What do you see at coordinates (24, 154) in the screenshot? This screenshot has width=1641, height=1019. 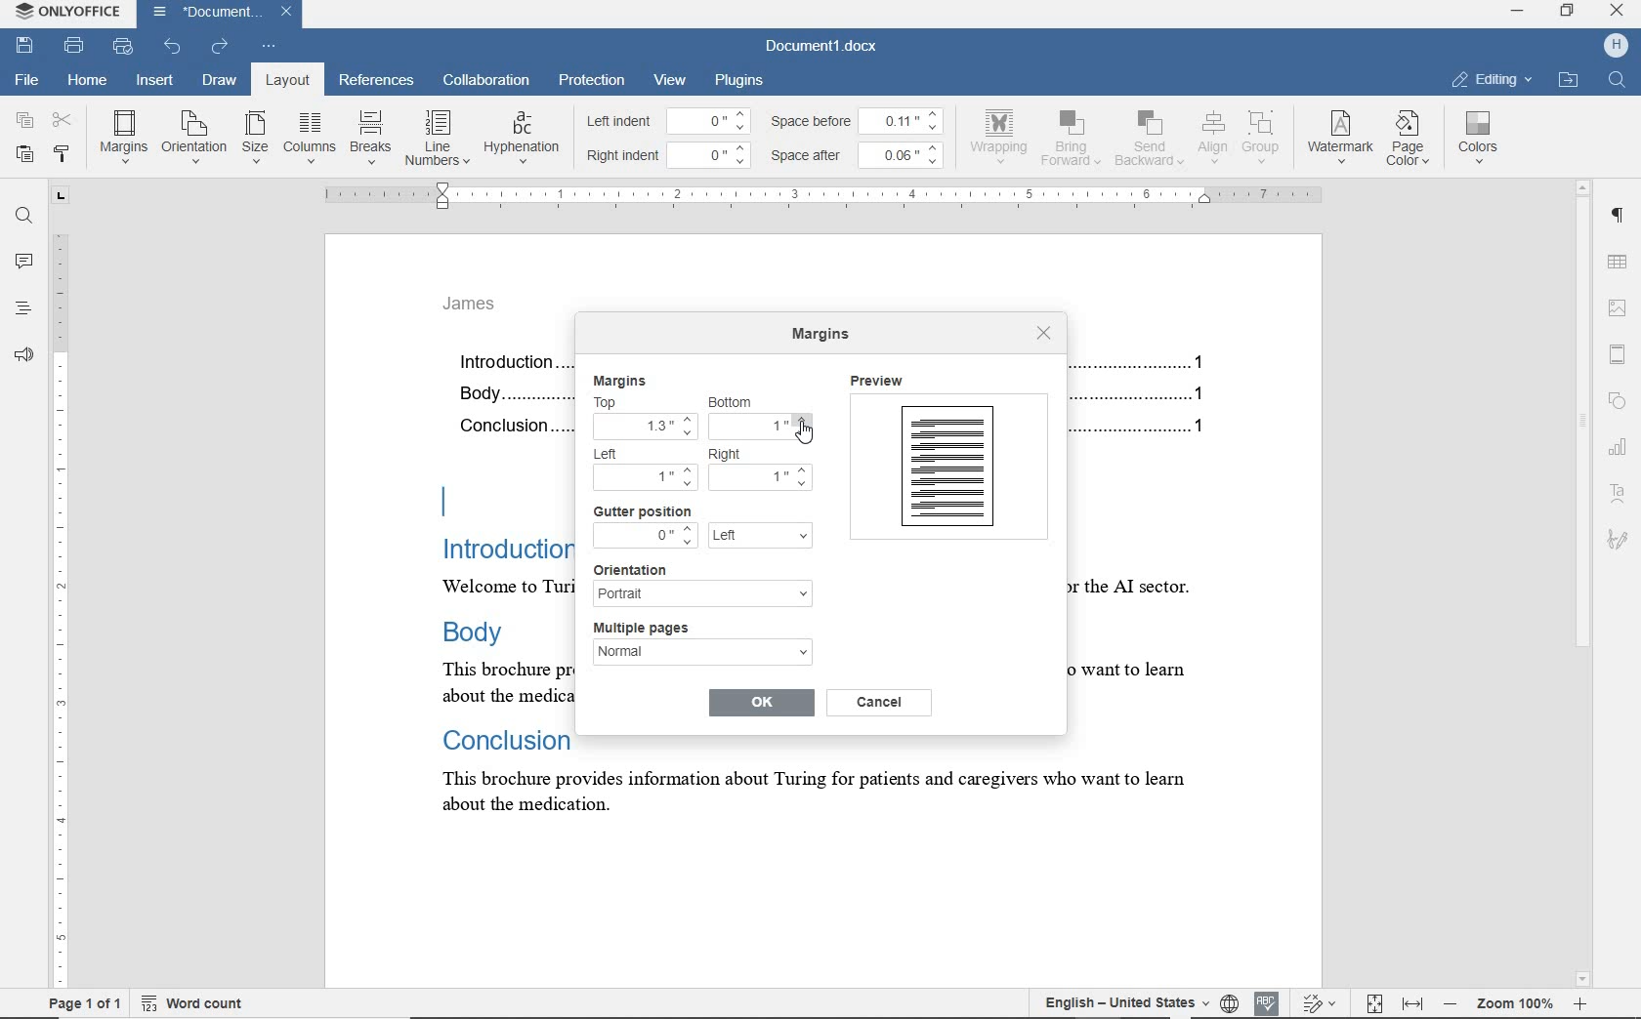 I see `paste` at bounding box center [24, 154].